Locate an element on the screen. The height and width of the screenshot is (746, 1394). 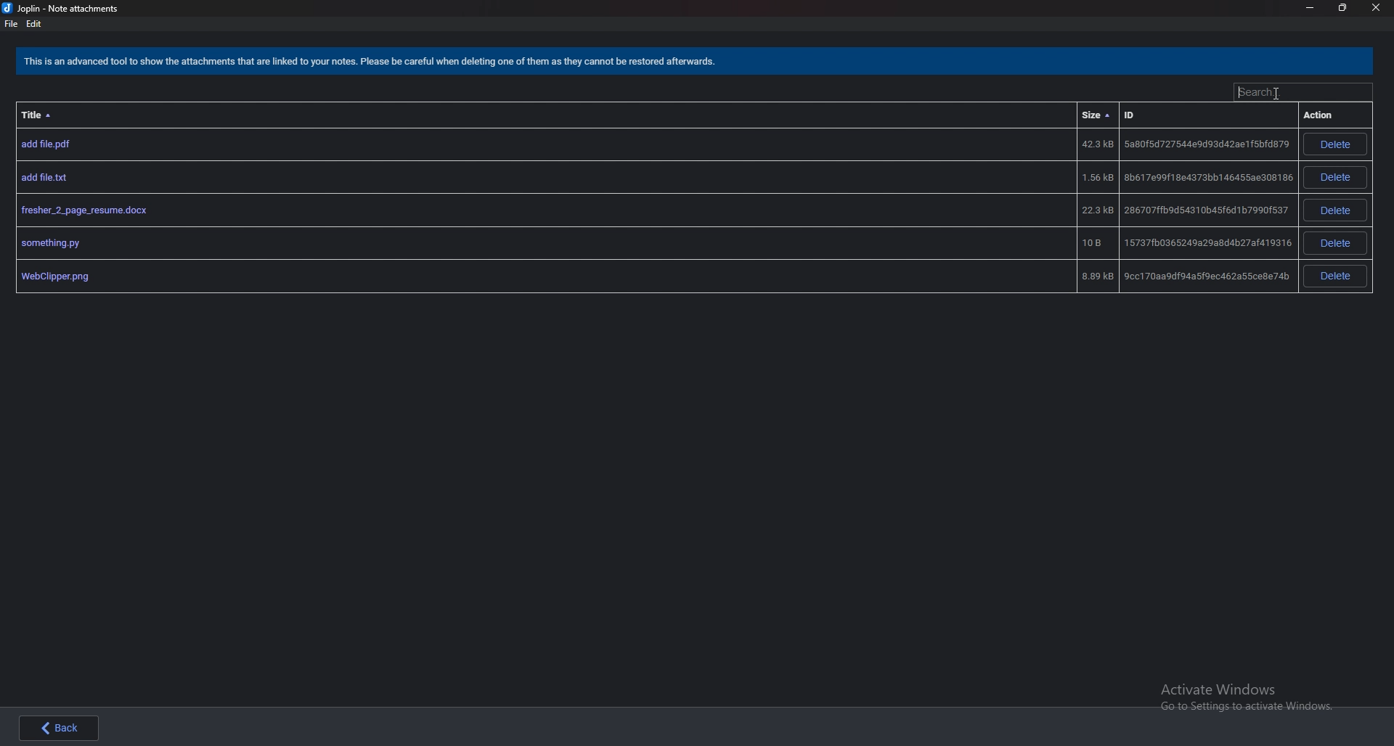
file is located at coordinates (10, 24).